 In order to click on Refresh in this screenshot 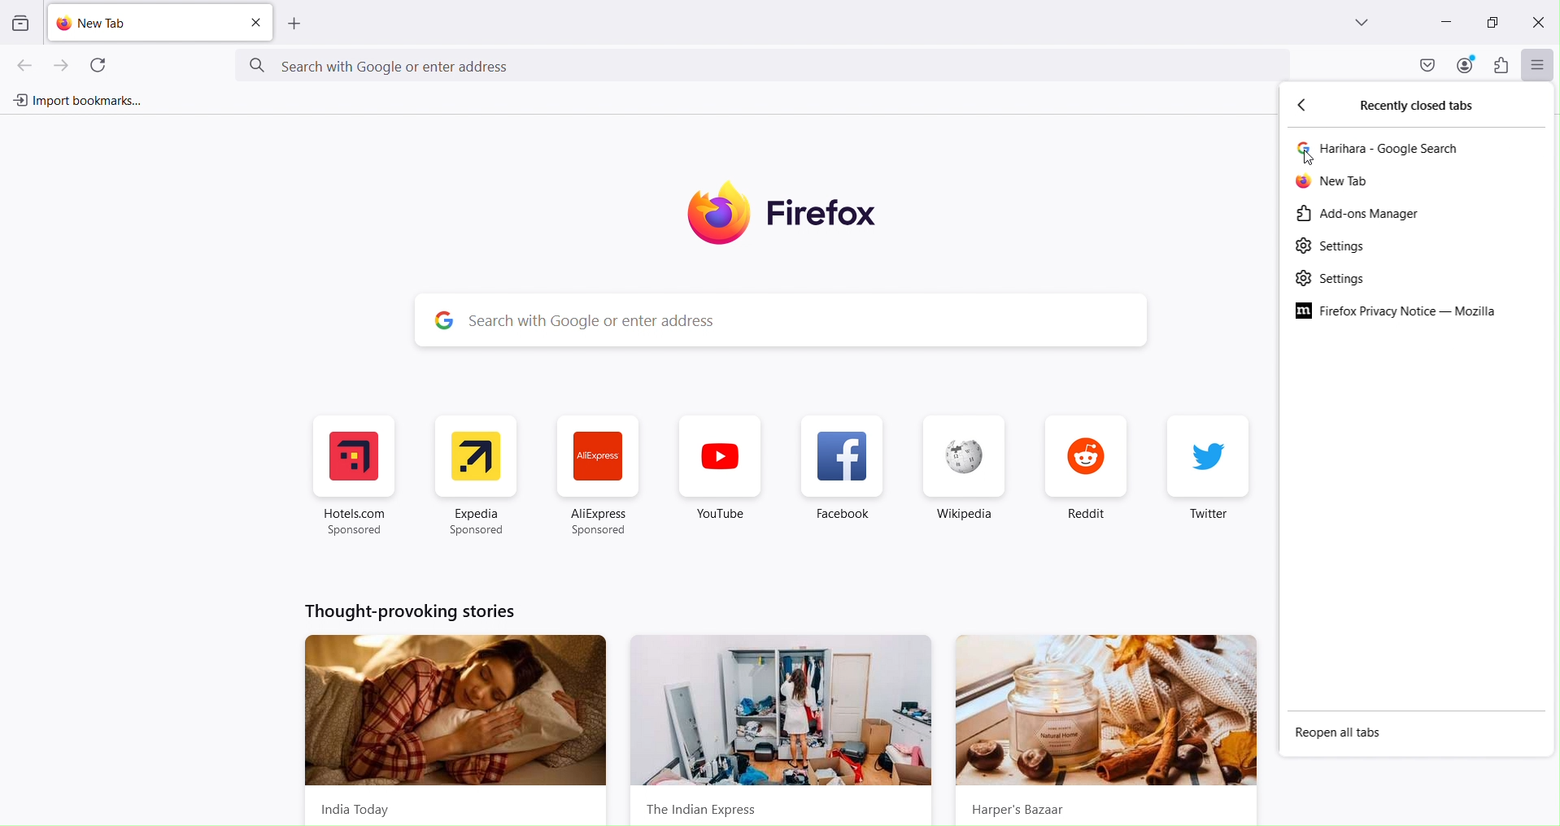, I will do `click(98, 63)`.